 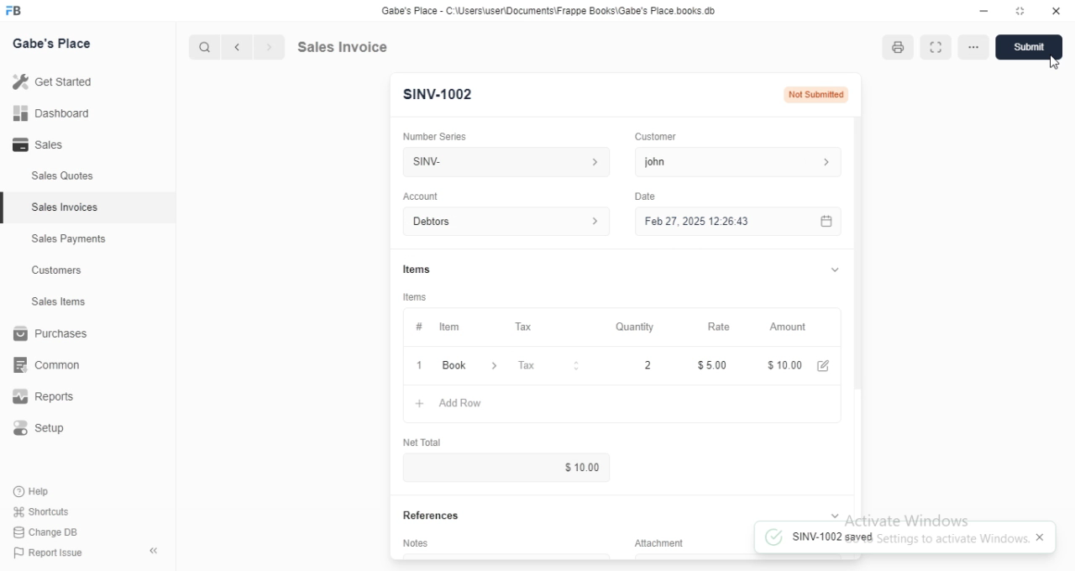 I want to click on SINV-1002 saved, so click(x=820, y=536).